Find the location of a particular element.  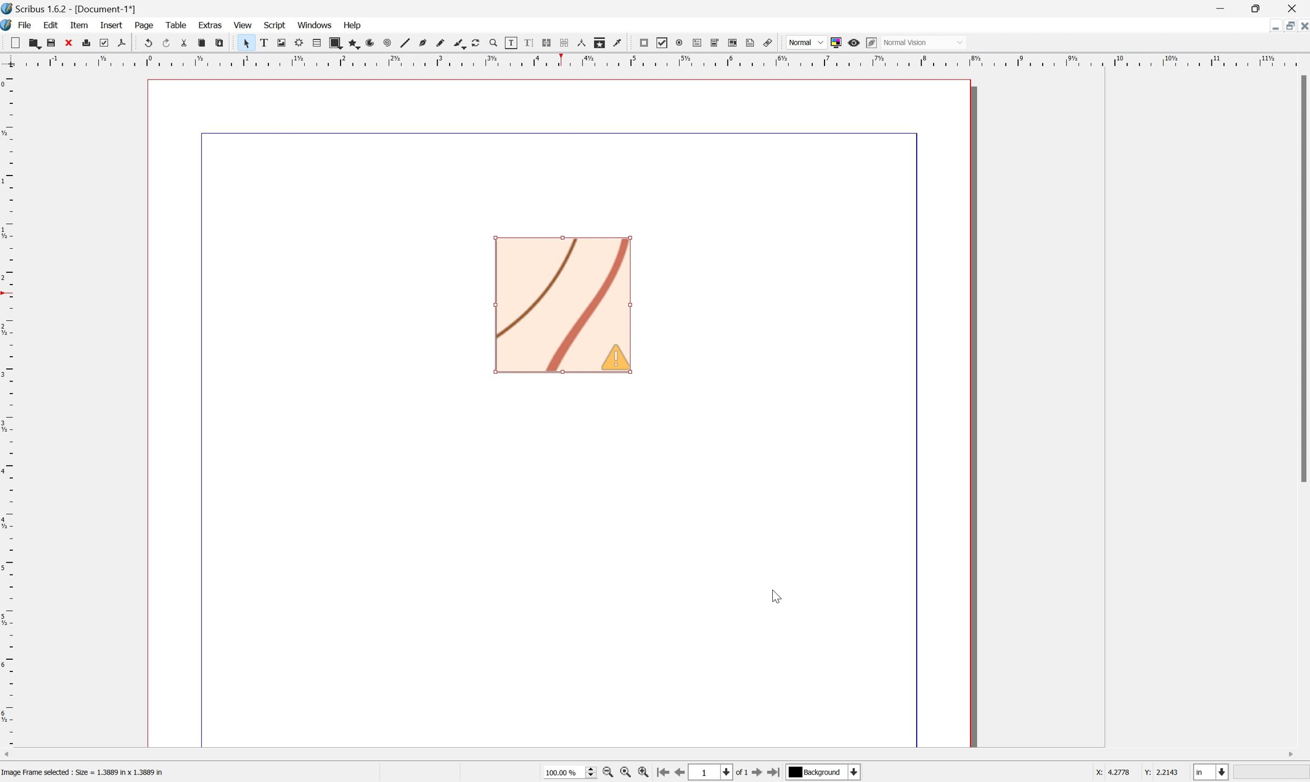

Open is located at coordinates (33, 43).